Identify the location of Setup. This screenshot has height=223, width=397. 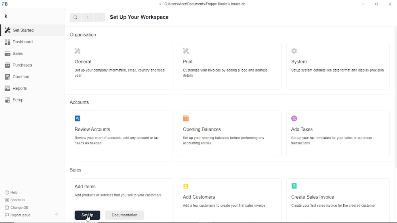
(15, 100).